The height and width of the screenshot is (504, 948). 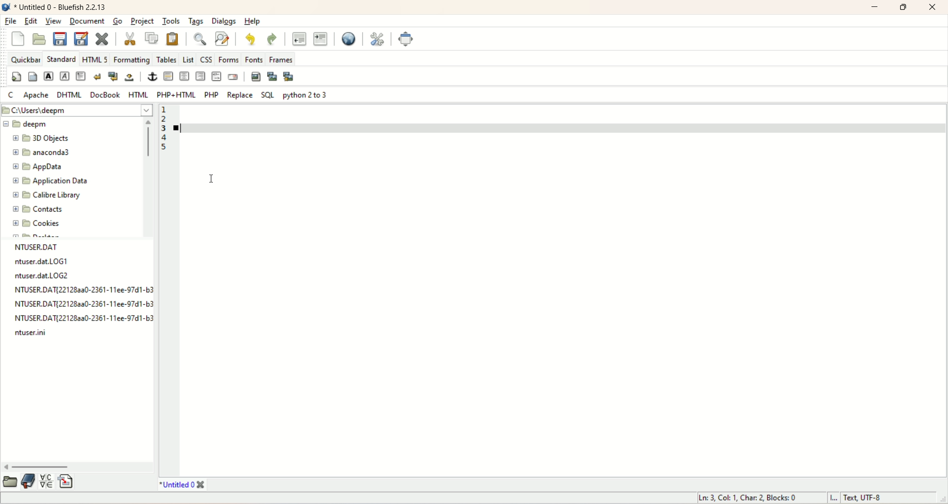 What do you see at coordinates (173, 20) in the screenshot?
I see `tools` at bounding box center [173, 20].